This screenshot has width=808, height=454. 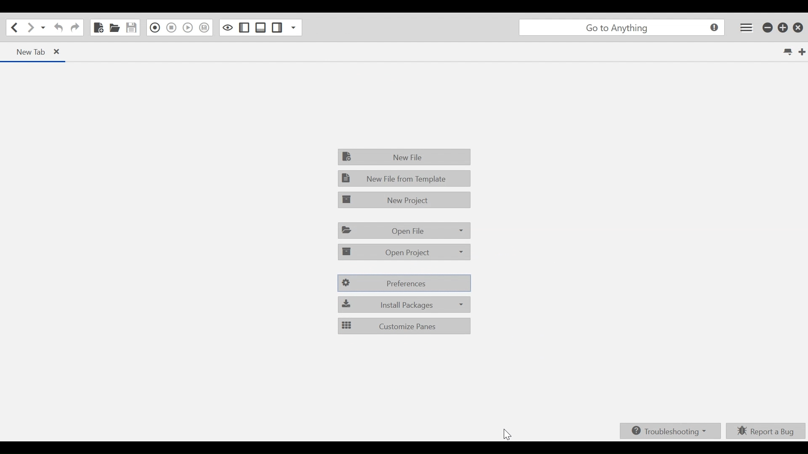 I want to click on Current Tab, so click(x=35, y=53).